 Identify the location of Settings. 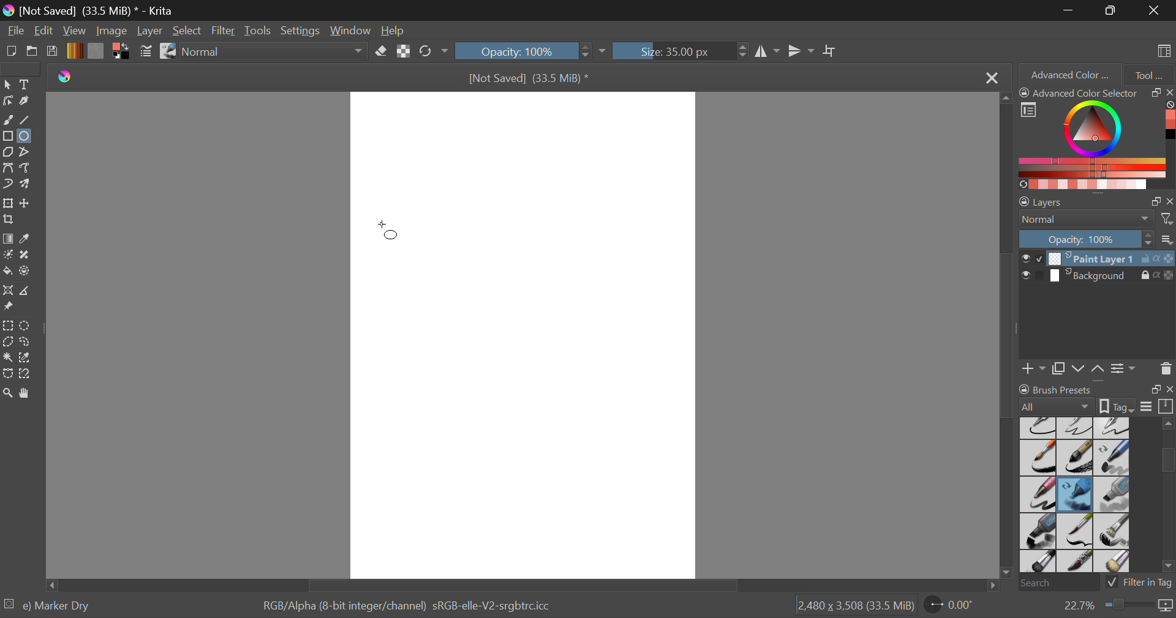
(303, 31).